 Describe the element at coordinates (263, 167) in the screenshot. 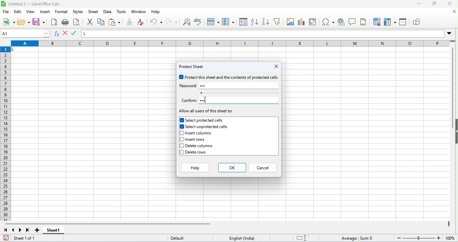

I see `cancel` at that location.